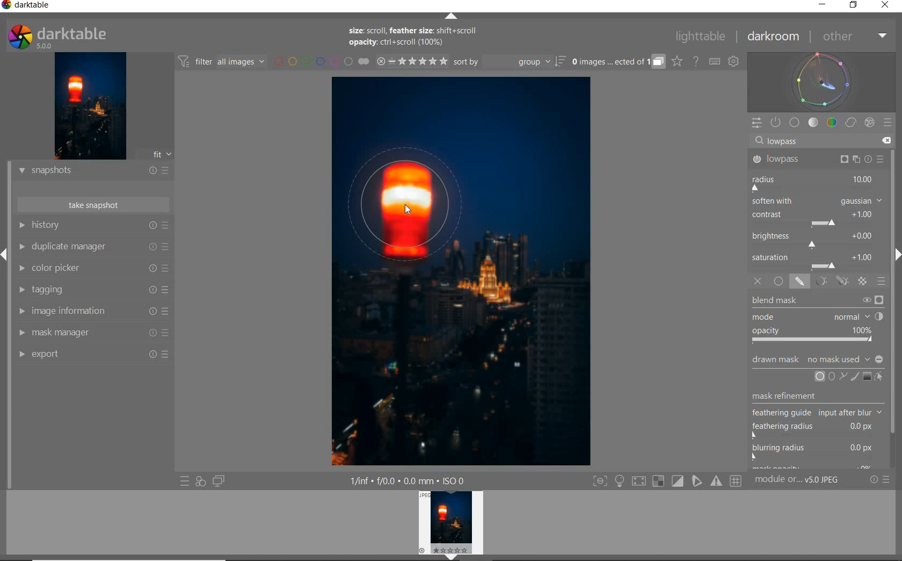 Image resolution: width=902 pixels, height=561 pixels. Describe the element at coordinates (93, 333) in the screenshot. I see `MASK MANAGER` at that location.